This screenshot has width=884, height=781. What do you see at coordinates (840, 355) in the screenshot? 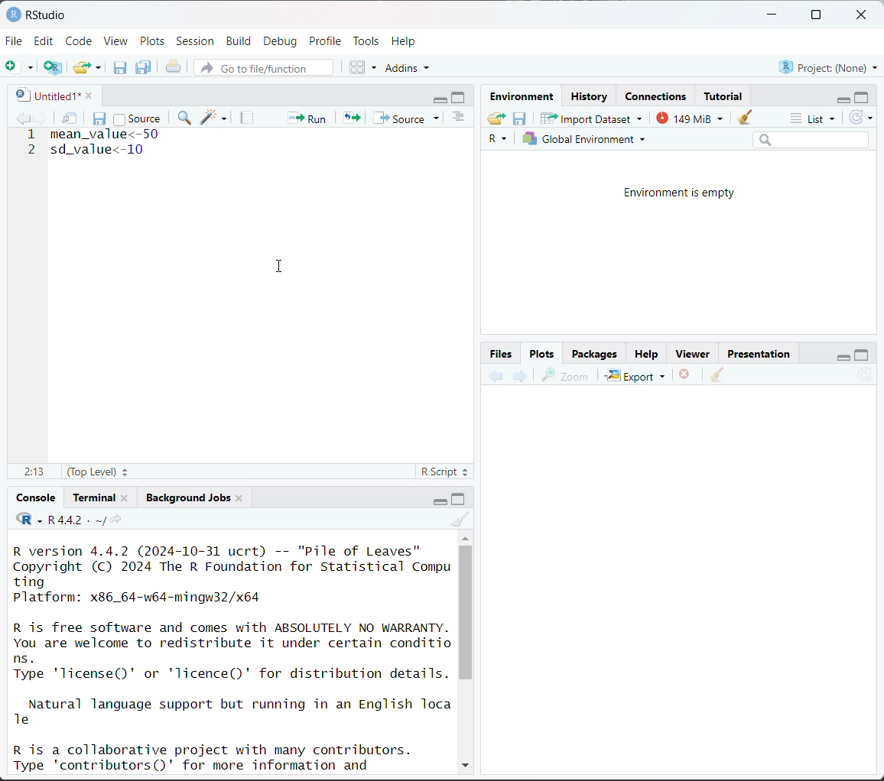
I see `minimize` at bounding box center [840, 355].